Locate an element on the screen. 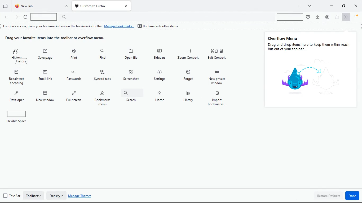 The height and width of the screenshot is (203, 362). Cursor is located at coordinates (15, 53).